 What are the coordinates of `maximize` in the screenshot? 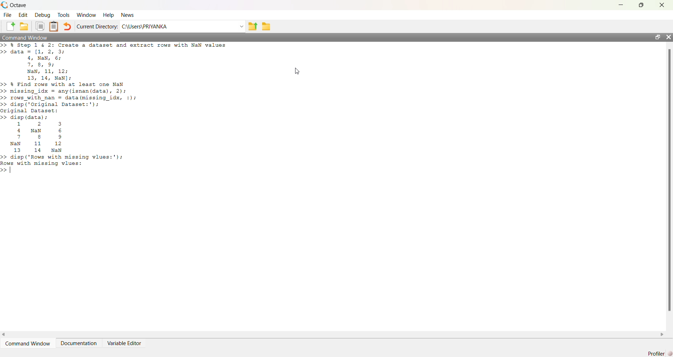 It's located at (657, 37).